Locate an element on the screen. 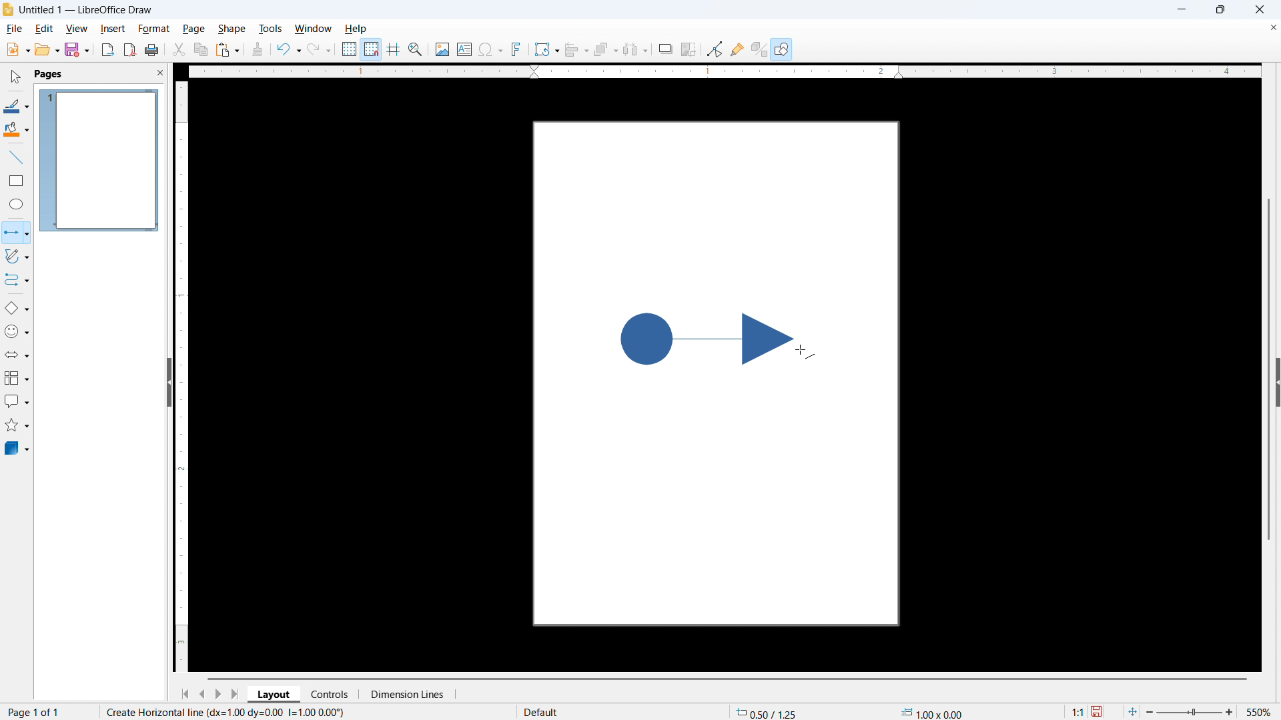 Image resolution: width=1281 pixels, height=720 pixels. Maximise  is located at coordinates (1221, 9).